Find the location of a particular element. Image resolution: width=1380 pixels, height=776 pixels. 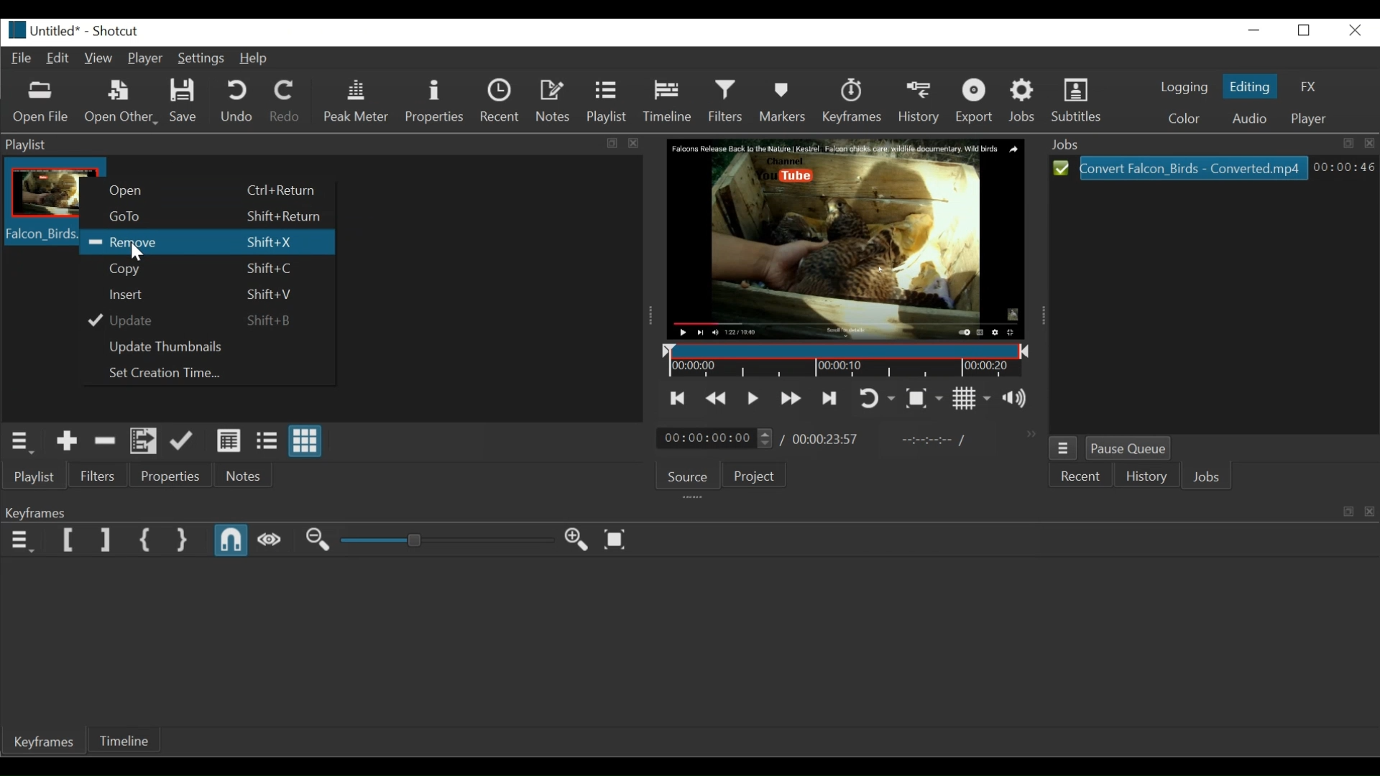

Jobs is located at coordinates (1209, 144).